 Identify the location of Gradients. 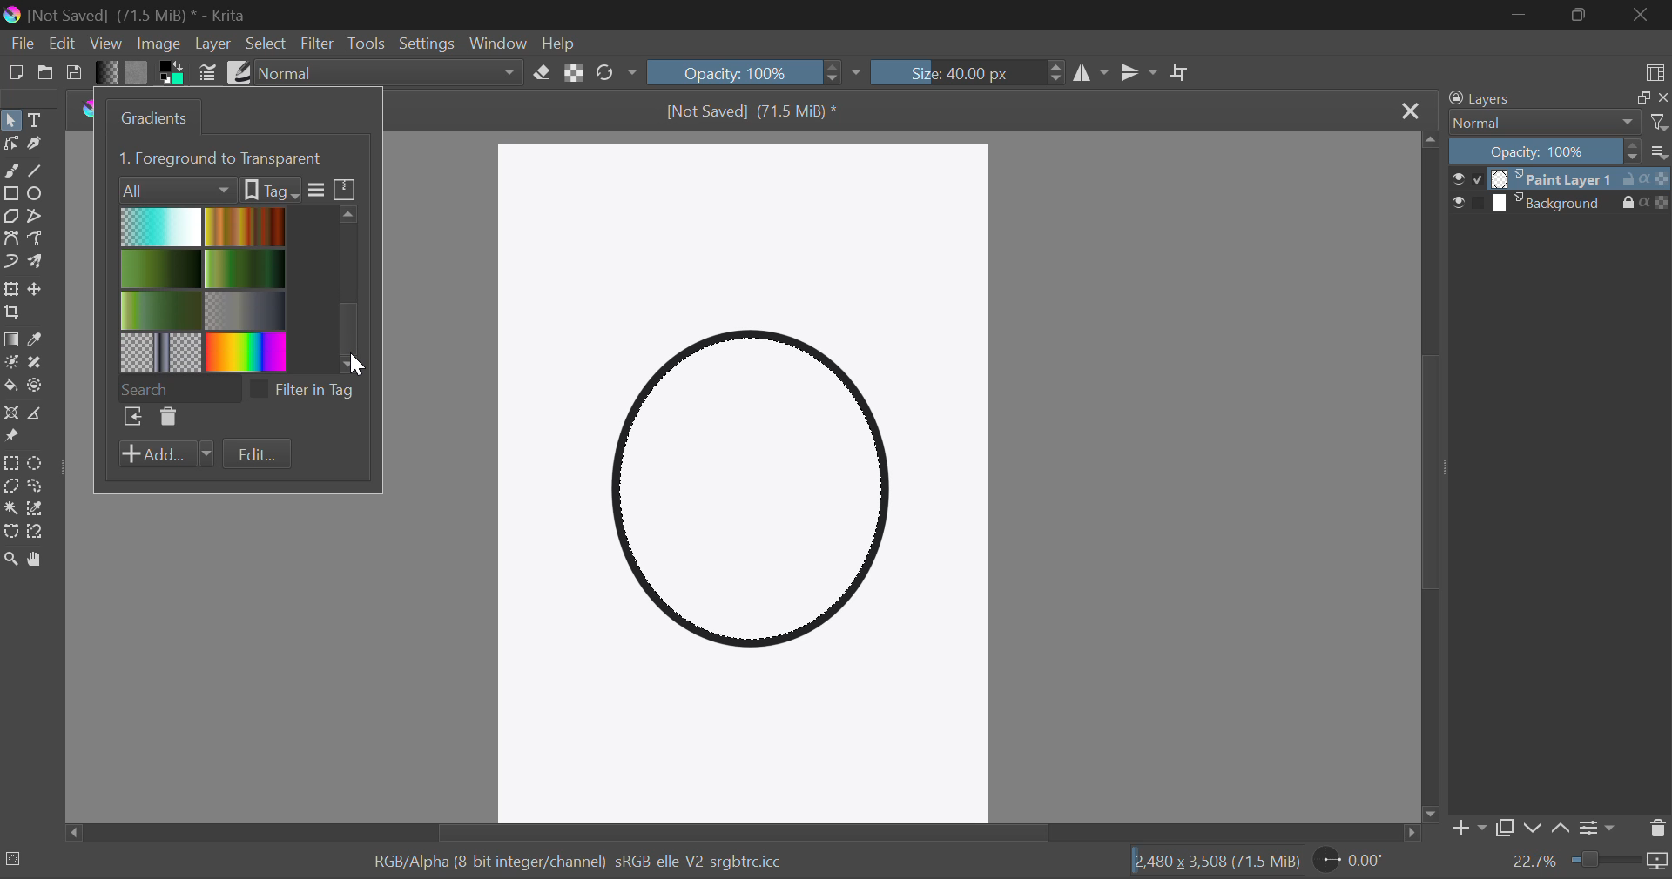
(156, 117).